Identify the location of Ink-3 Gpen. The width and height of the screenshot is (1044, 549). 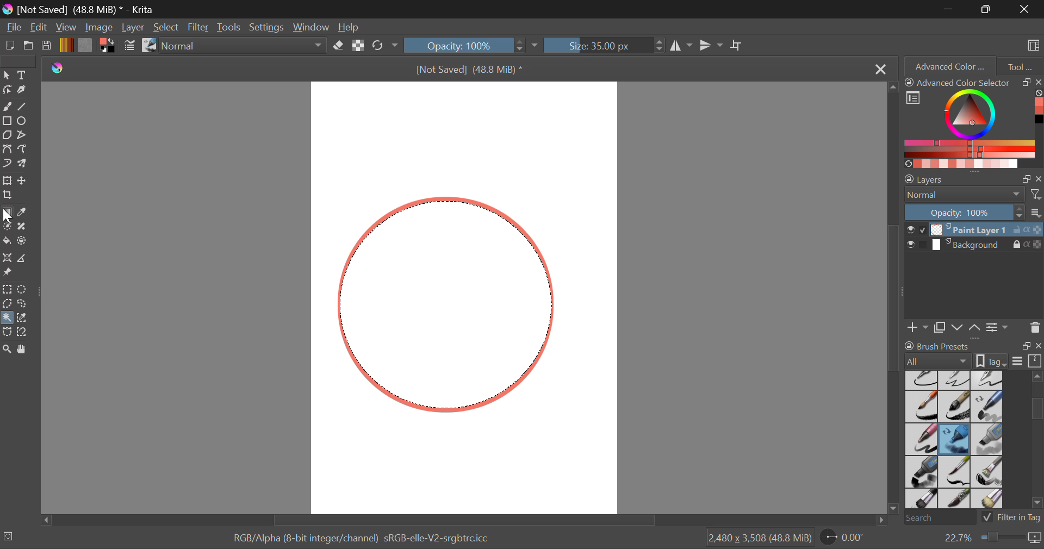
(956, 380).